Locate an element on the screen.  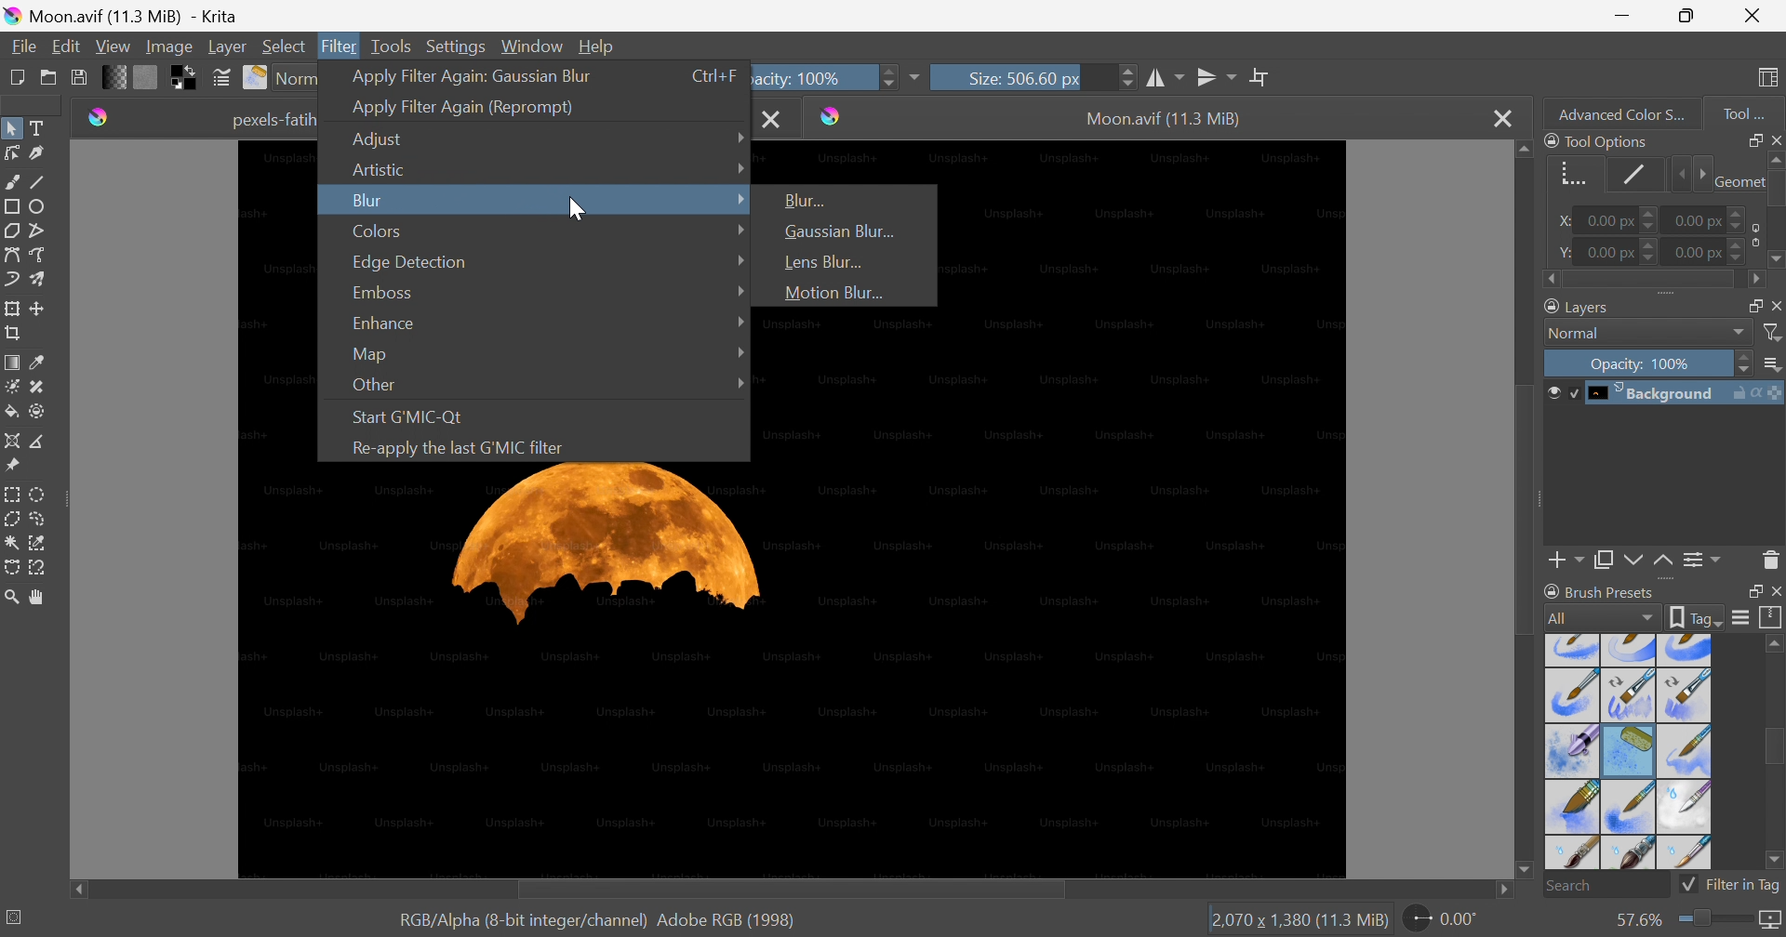
57.6% is located at coordinates (1635, 920).